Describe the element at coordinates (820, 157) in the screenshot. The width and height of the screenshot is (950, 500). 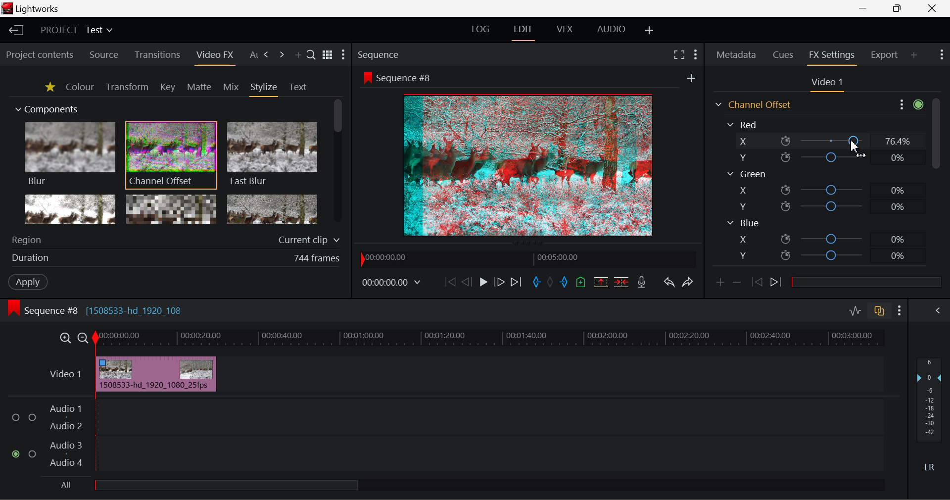
I see `Red Y` at that location.